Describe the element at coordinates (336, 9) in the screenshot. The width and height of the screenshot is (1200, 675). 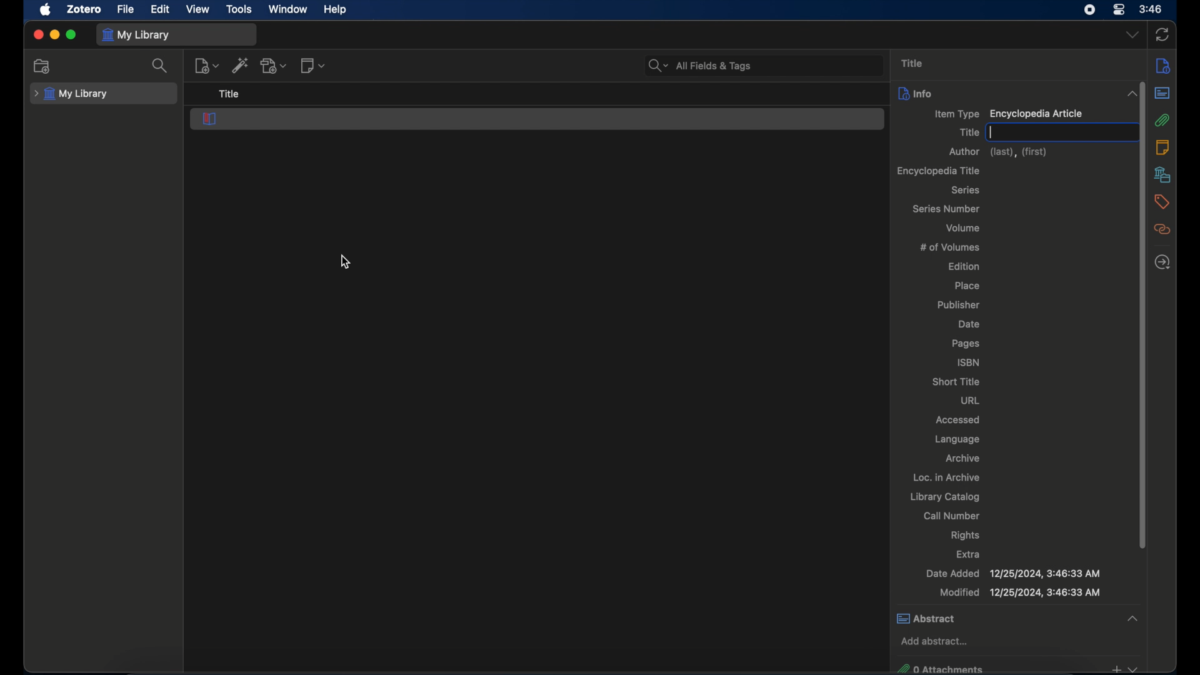
I see `help` at that location.